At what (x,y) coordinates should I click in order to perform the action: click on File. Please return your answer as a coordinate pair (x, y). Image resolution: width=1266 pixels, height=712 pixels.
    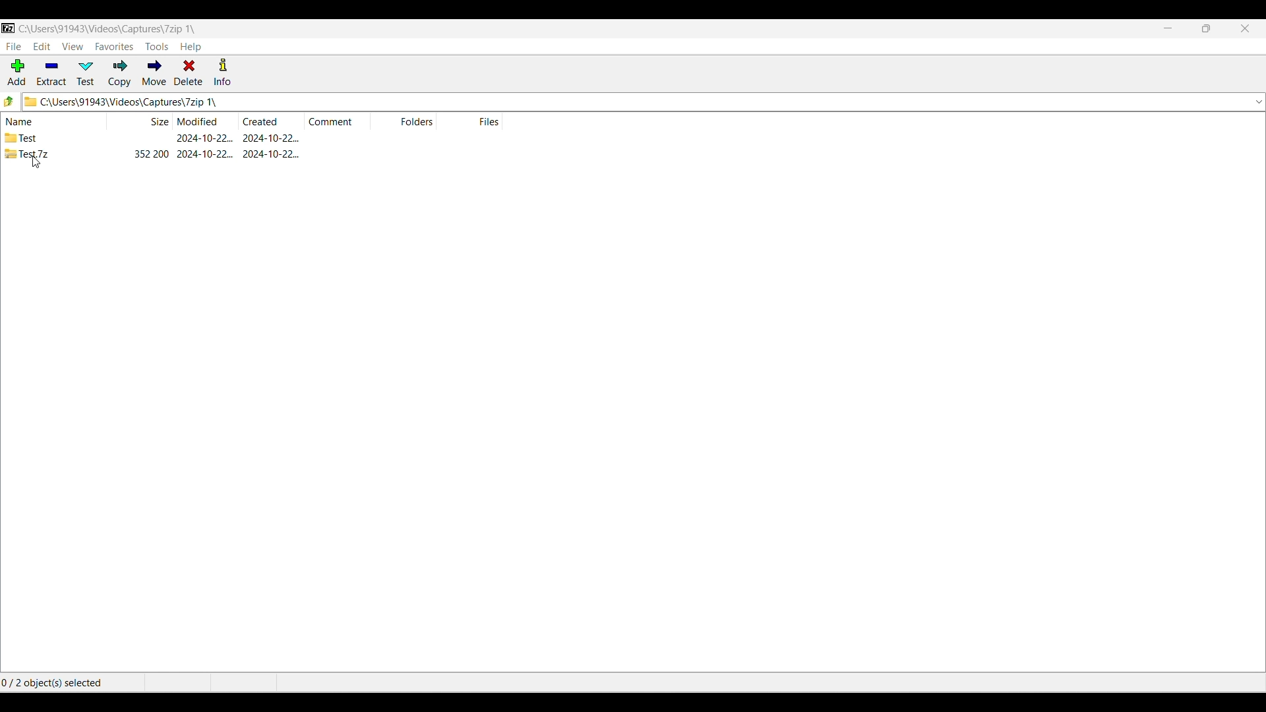
    Looking at the image, I should click on (13, 46).